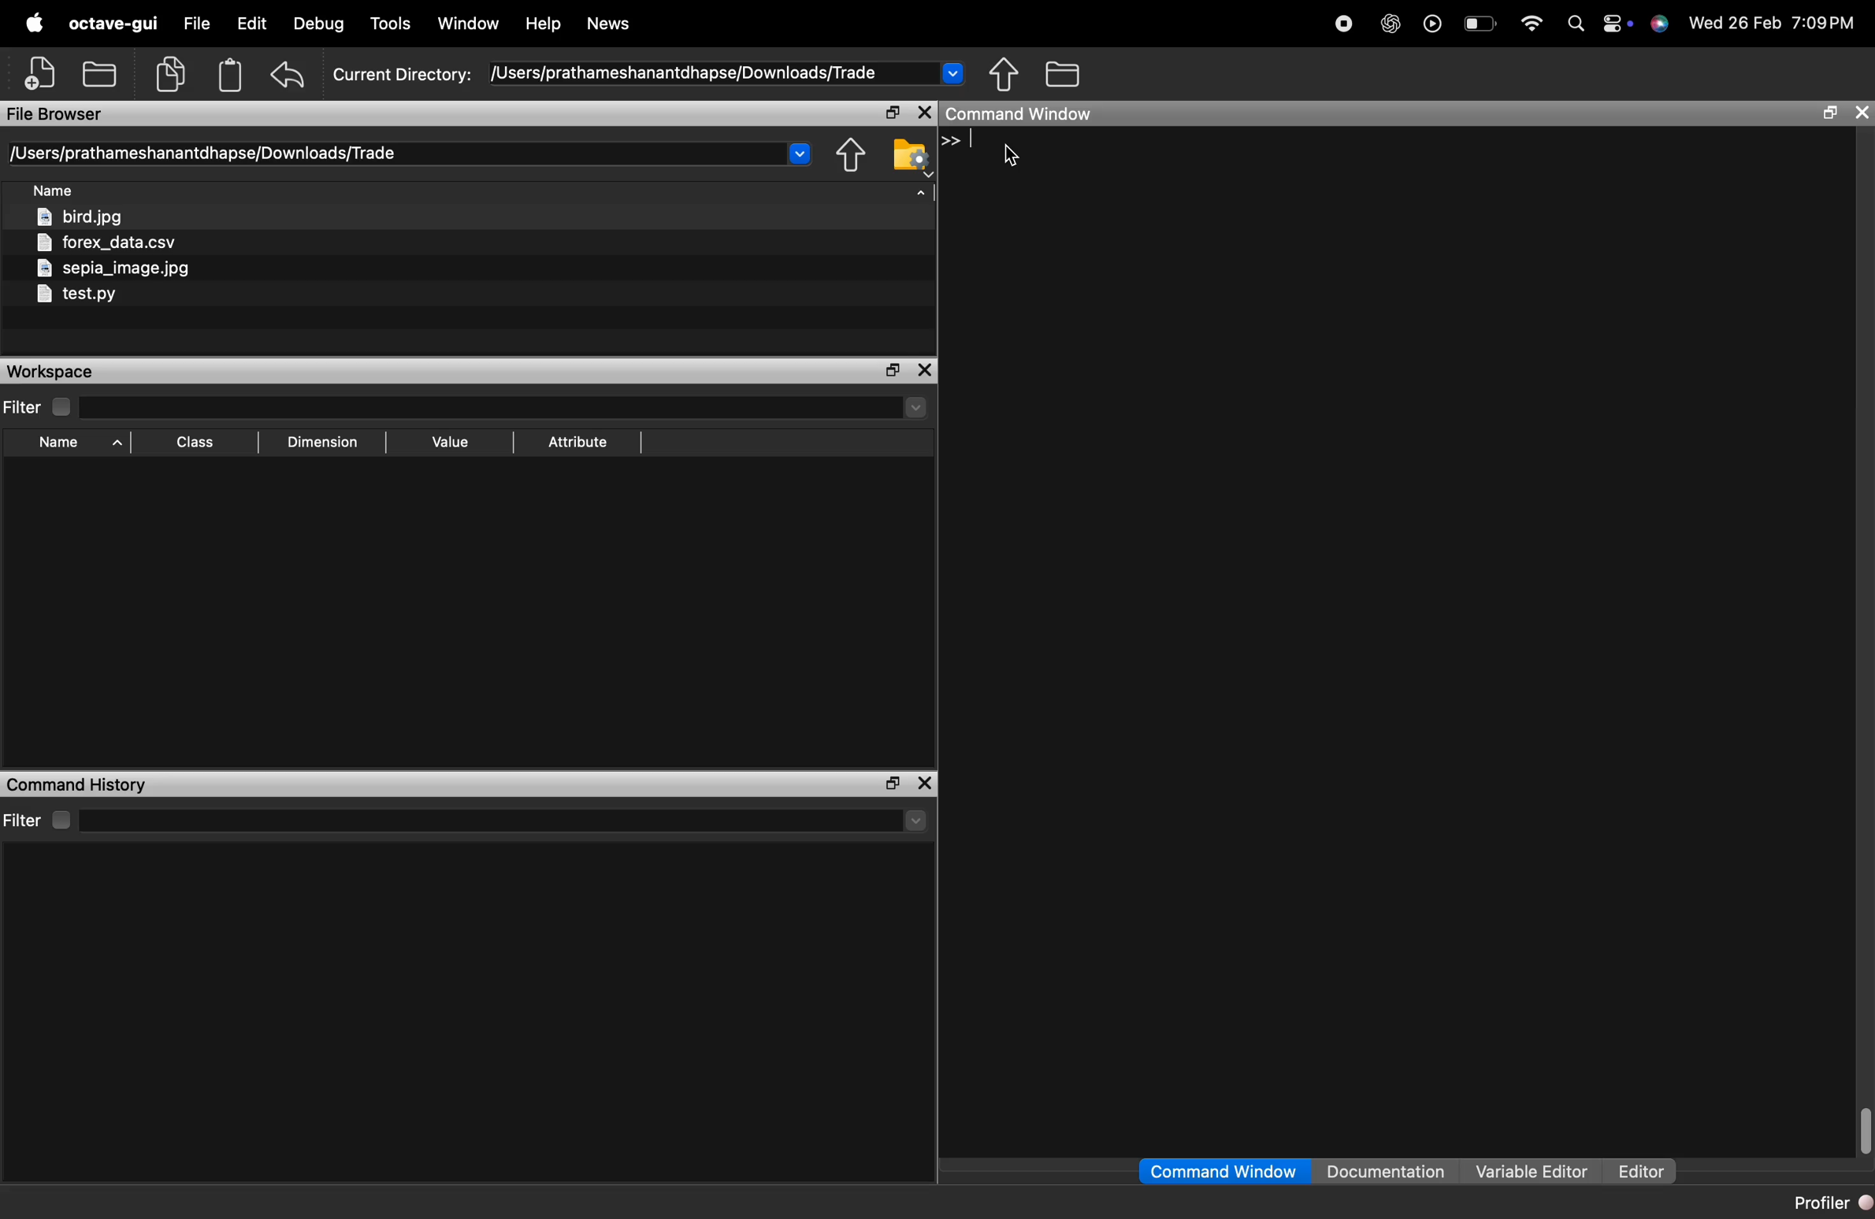  What do you see at coordinates (910, 154) in the screenshot?
I see `browse your file` at bounding box center [910, 154].